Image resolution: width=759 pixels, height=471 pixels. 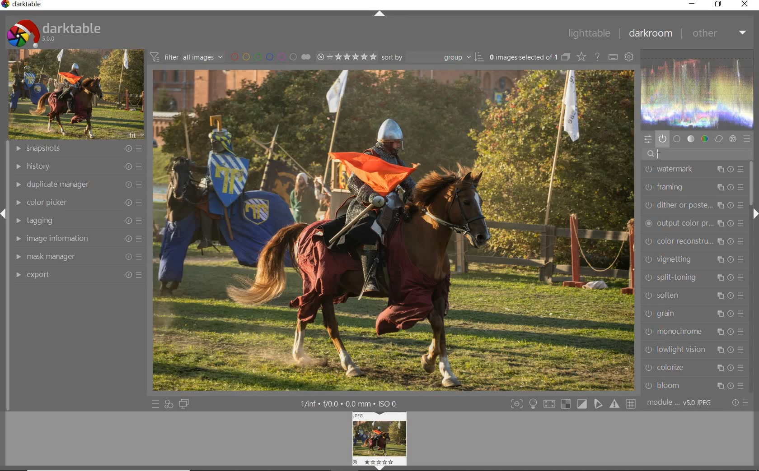 What do you see at coordinates (392, 229) in the screenshot?
I see `selected image` at bounding box center [392, 229].